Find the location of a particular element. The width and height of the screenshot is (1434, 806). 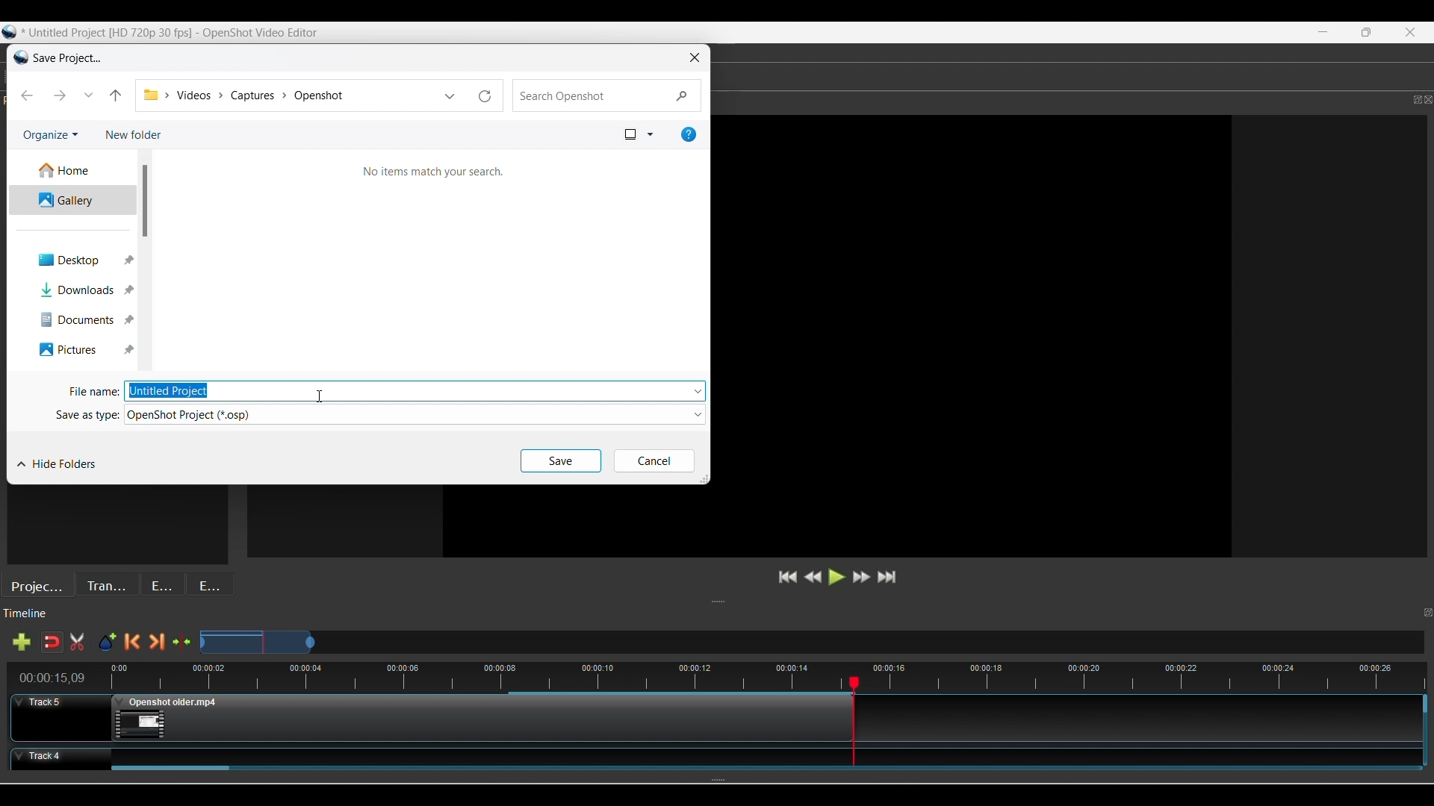

Move up one folder is located at coordinates (116, 95).